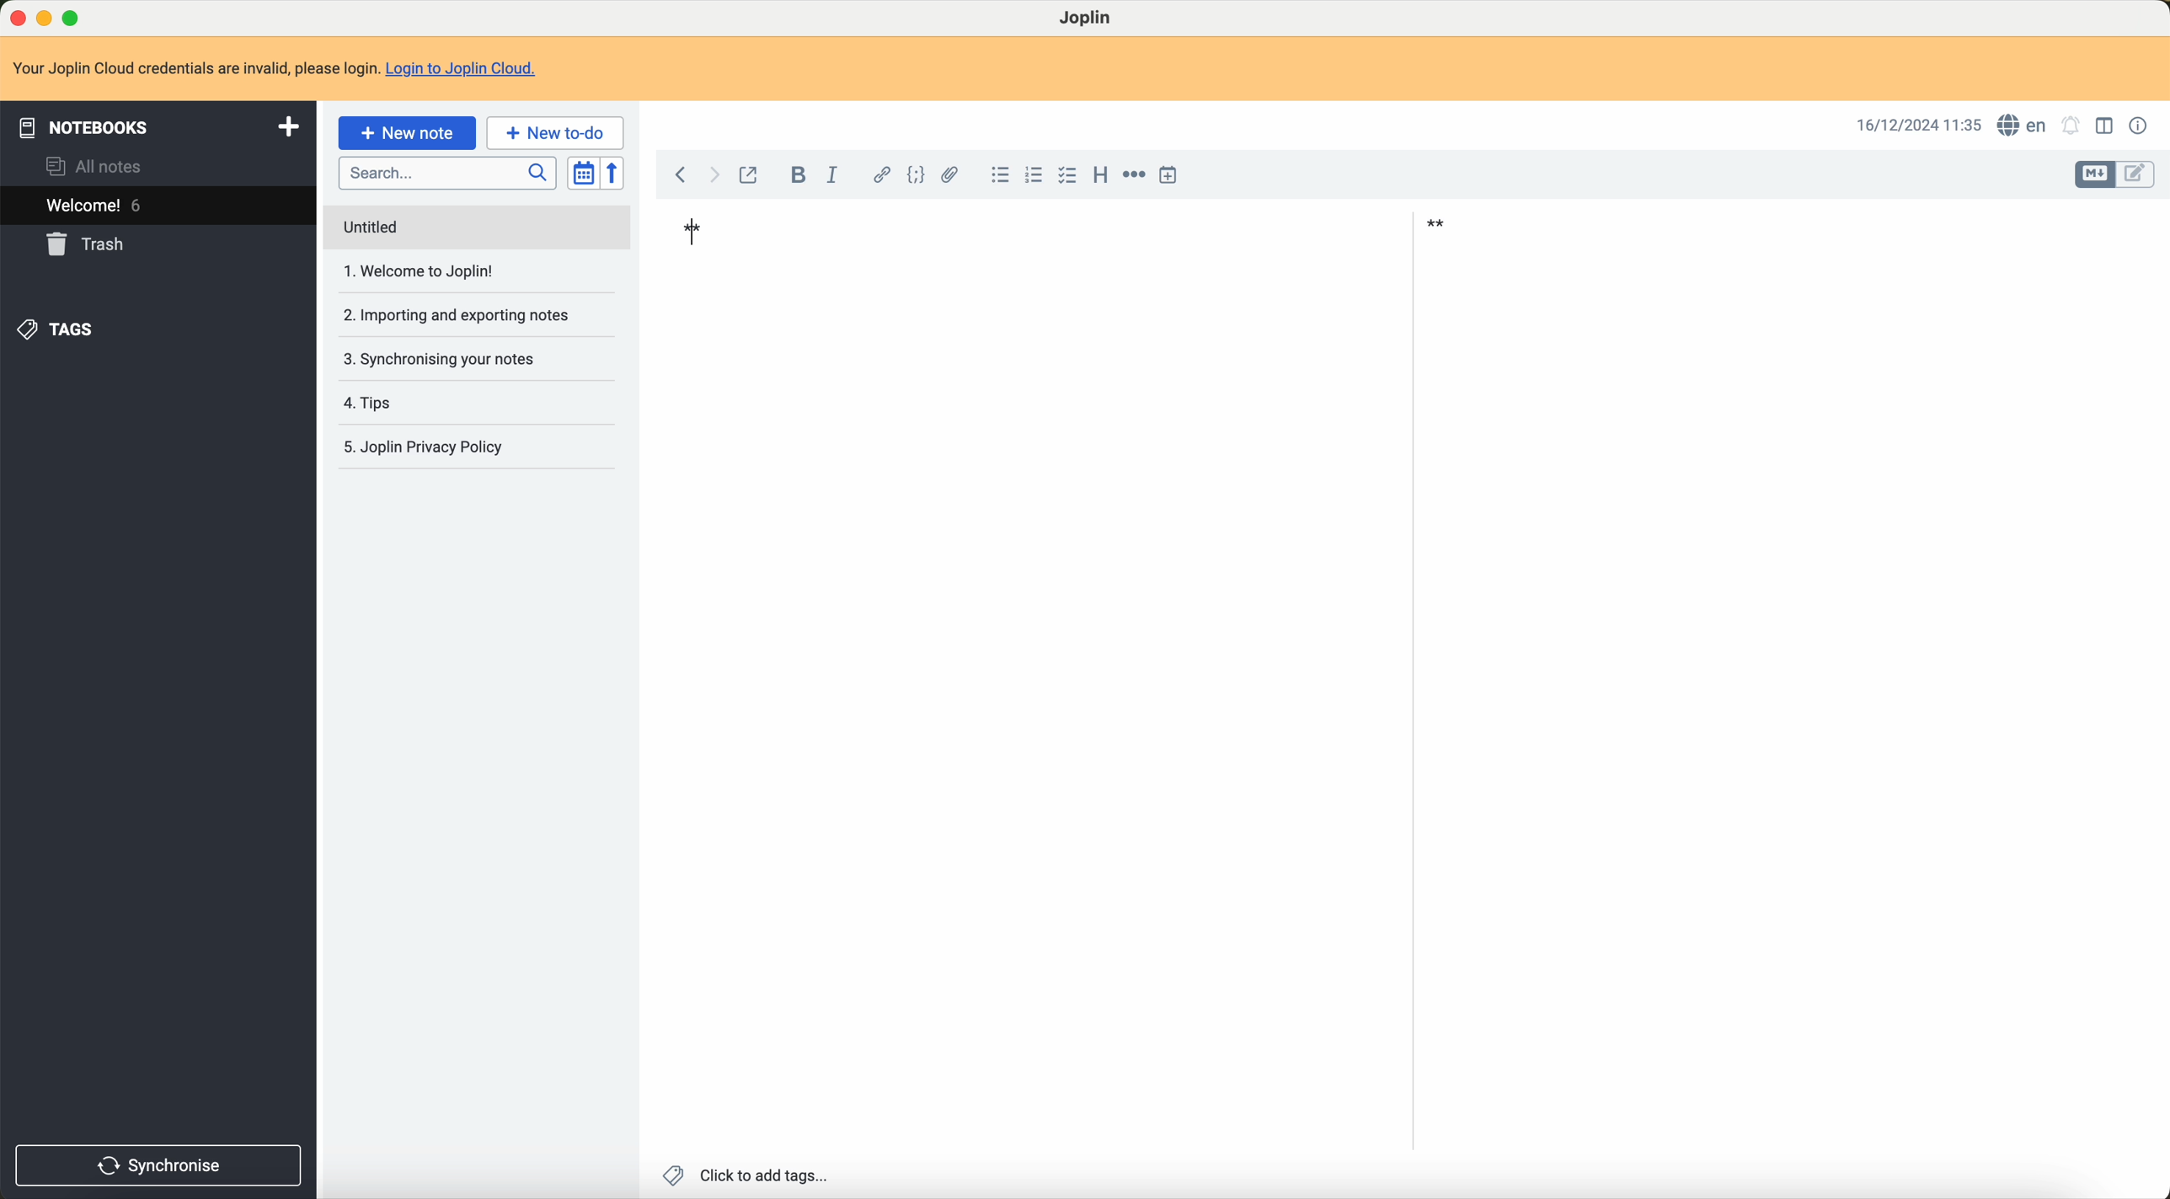  Describe the element at coordinates (45, 18) in the screenshot. I see `minimize` at that location.